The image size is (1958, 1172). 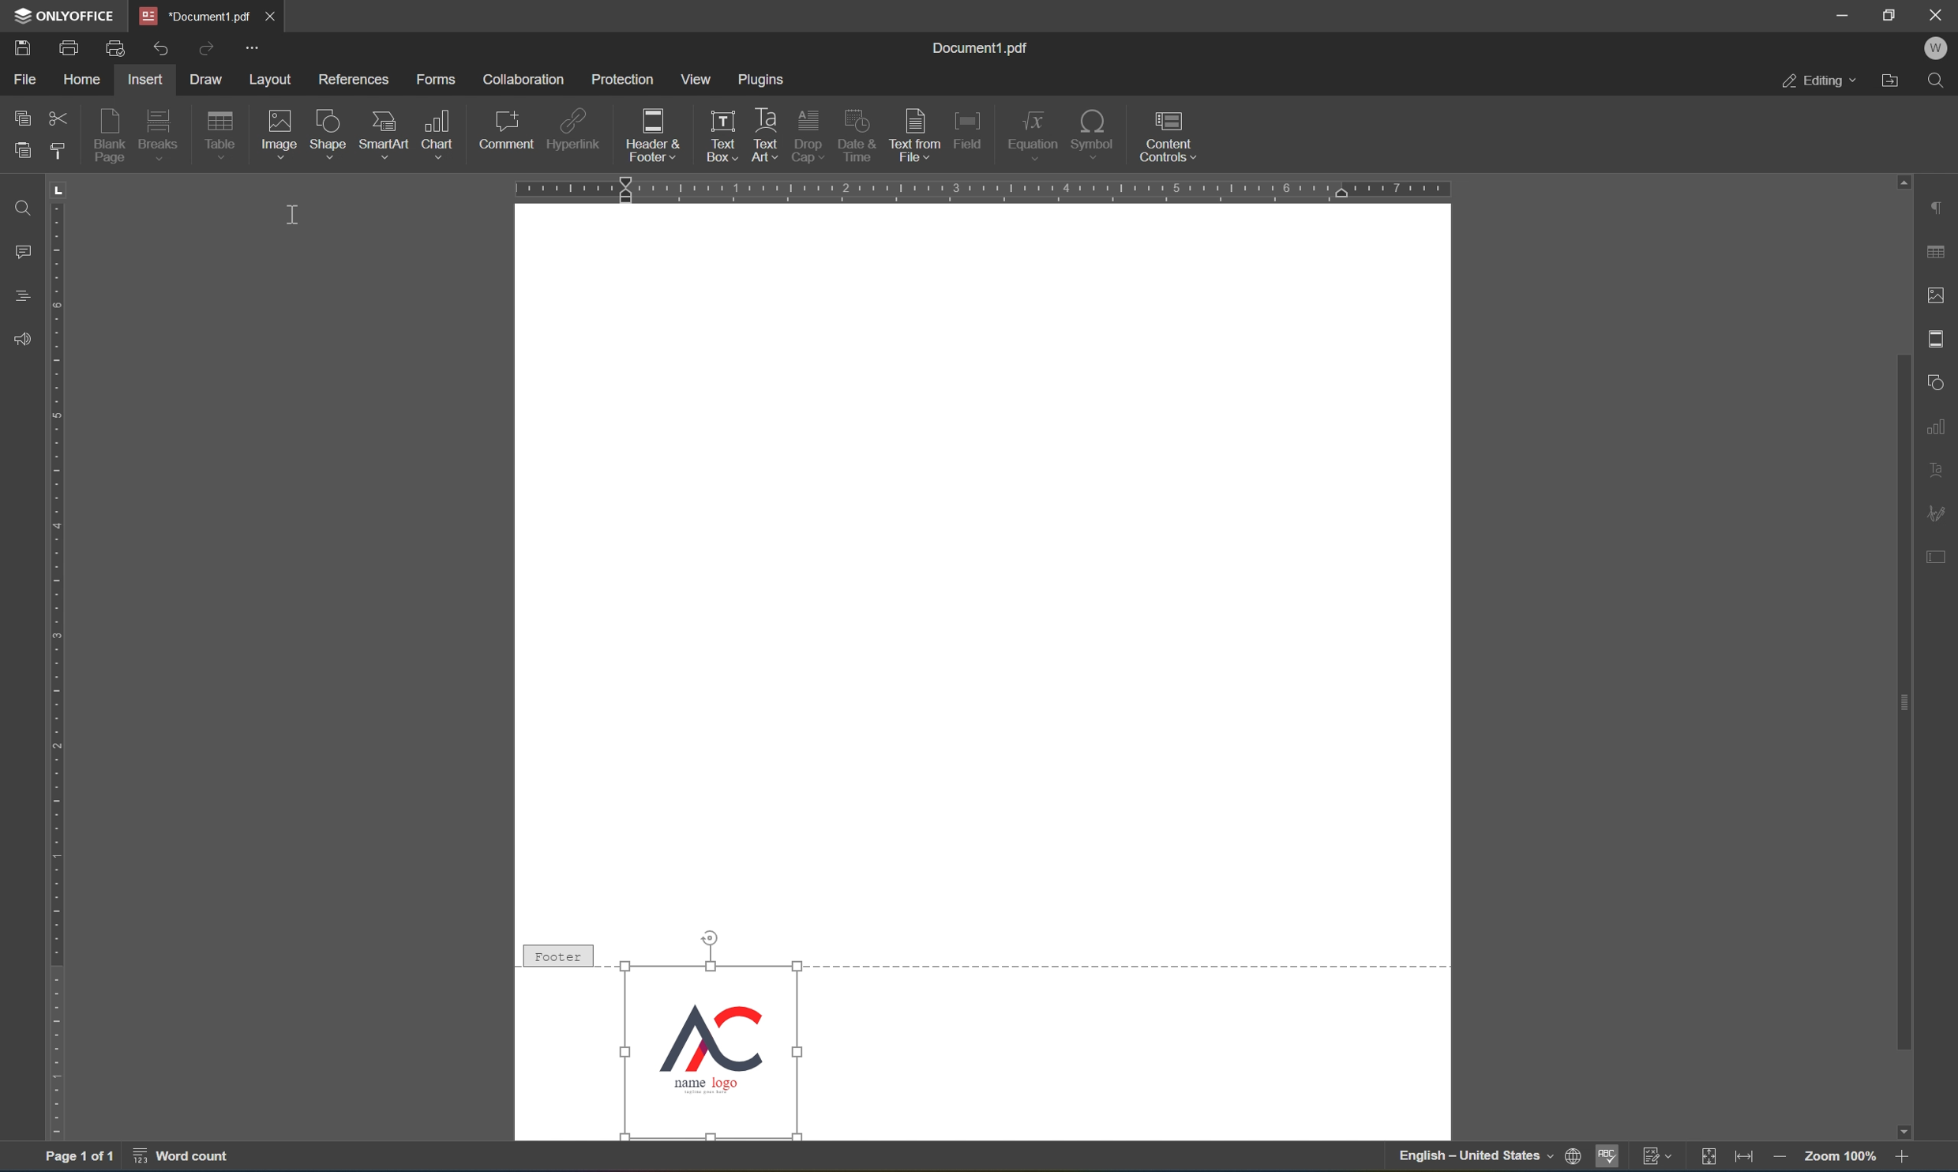 I want to click on open file location, so click(x=1894, y=82).